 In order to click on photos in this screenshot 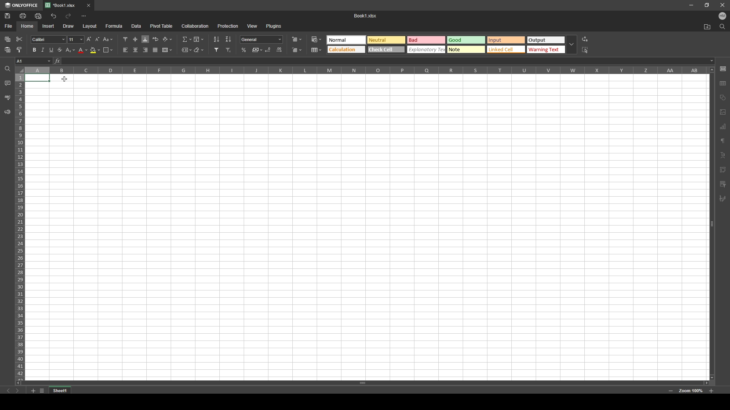, I will do `click(723, 112)`.